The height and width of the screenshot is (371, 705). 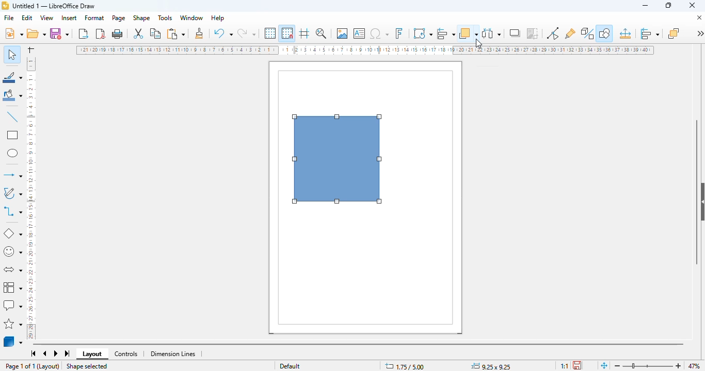 I want to click on print, so click(x=117, y=34).